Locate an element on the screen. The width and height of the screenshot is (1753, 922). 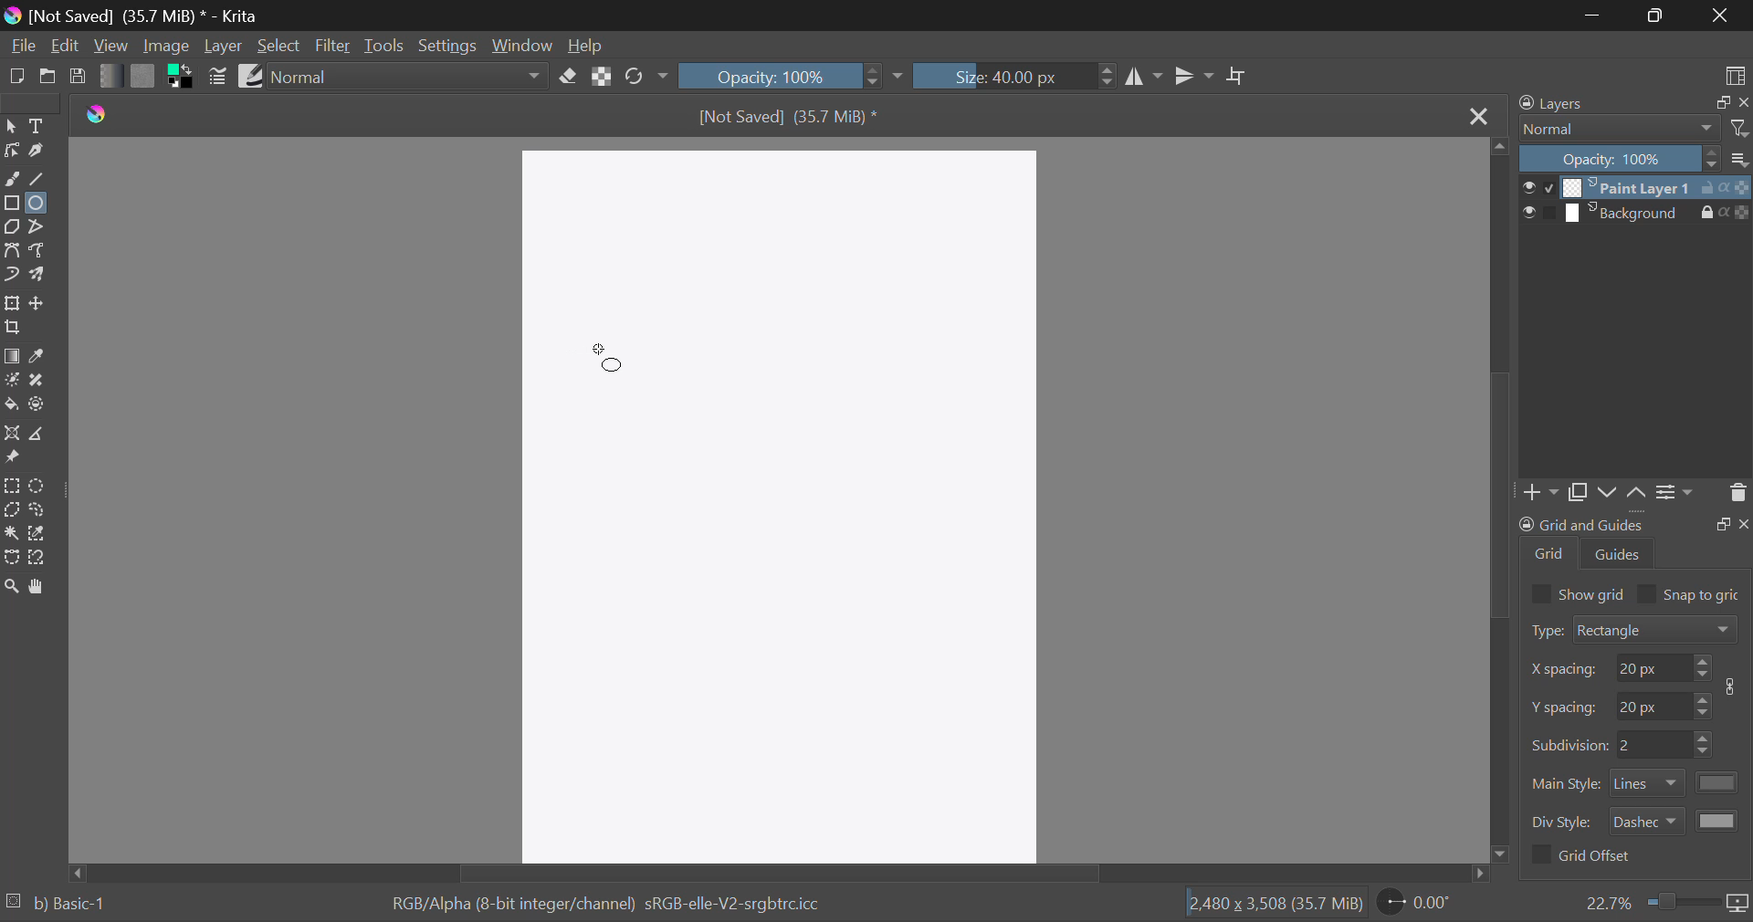
Vertical Mirror Flip is located at coordinates (1145, 77).